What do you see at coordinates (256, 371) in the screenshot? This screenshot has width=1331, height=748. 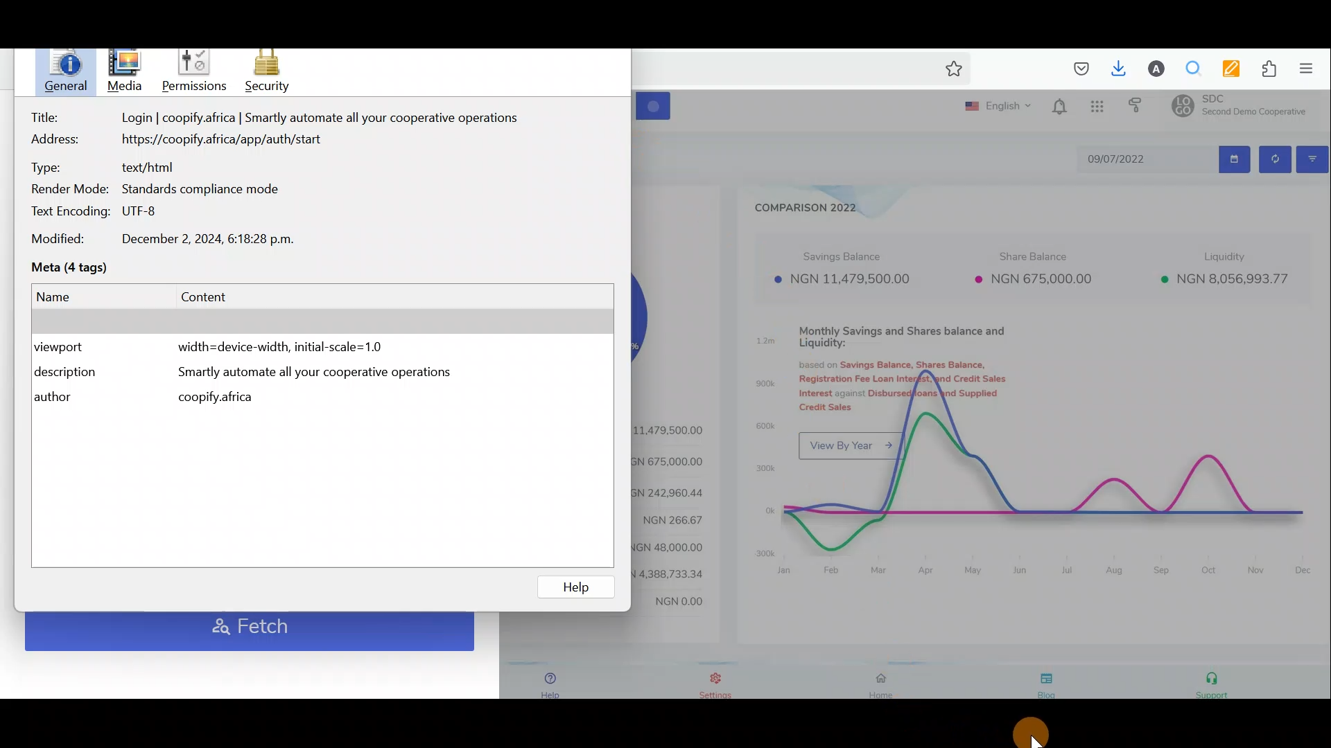 I see `Description` at bounding box center [256, 371].